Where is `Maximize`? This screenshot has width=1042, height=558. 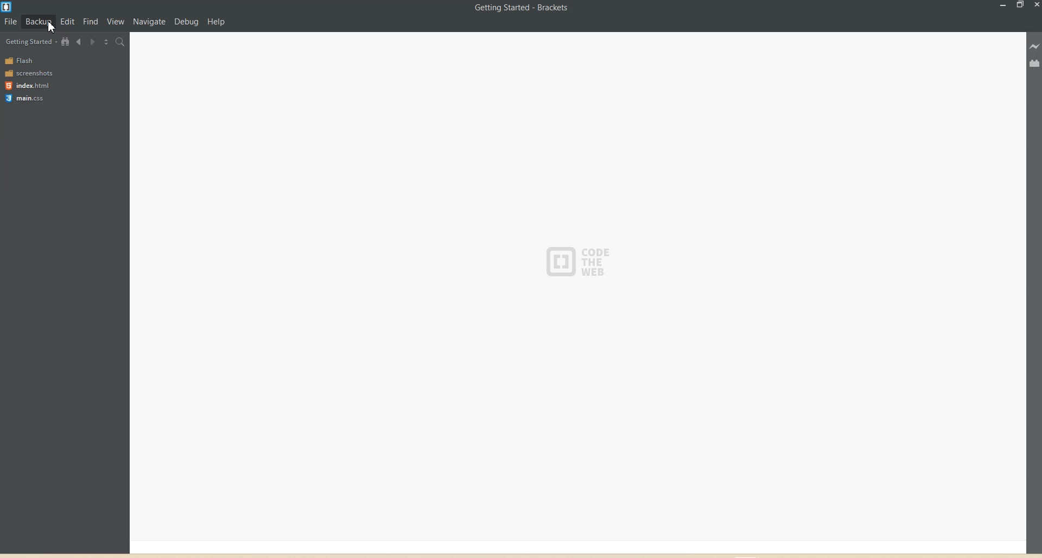
Maximize is located at coordinates (1020, 5).